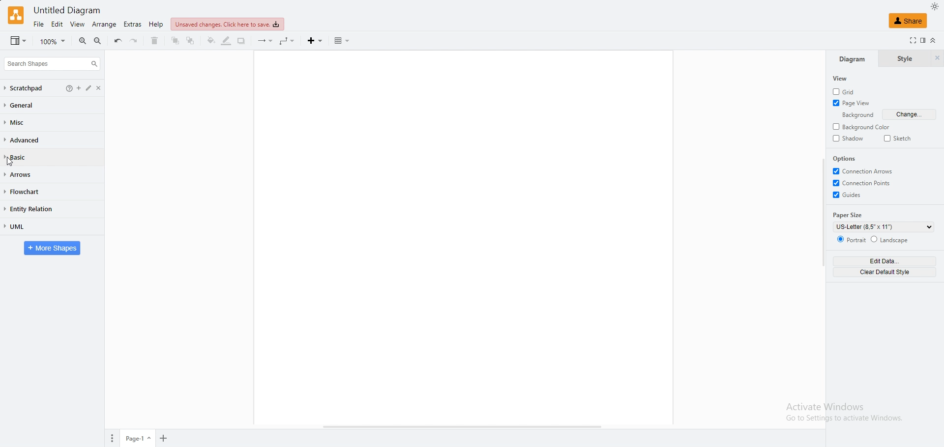 Image resolution: width=944 pixels, height=447 pixels. Describe the element at coordinates (26, 174) in the screenshot. I see `arrows` at that location.